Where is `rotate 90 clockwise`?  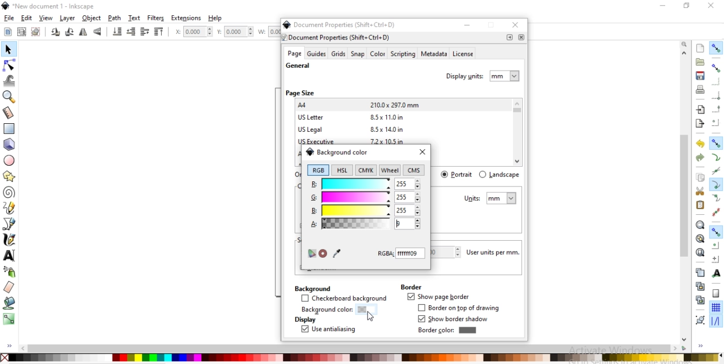
rotate 90 clockwise is located at coordinates (56, 33).